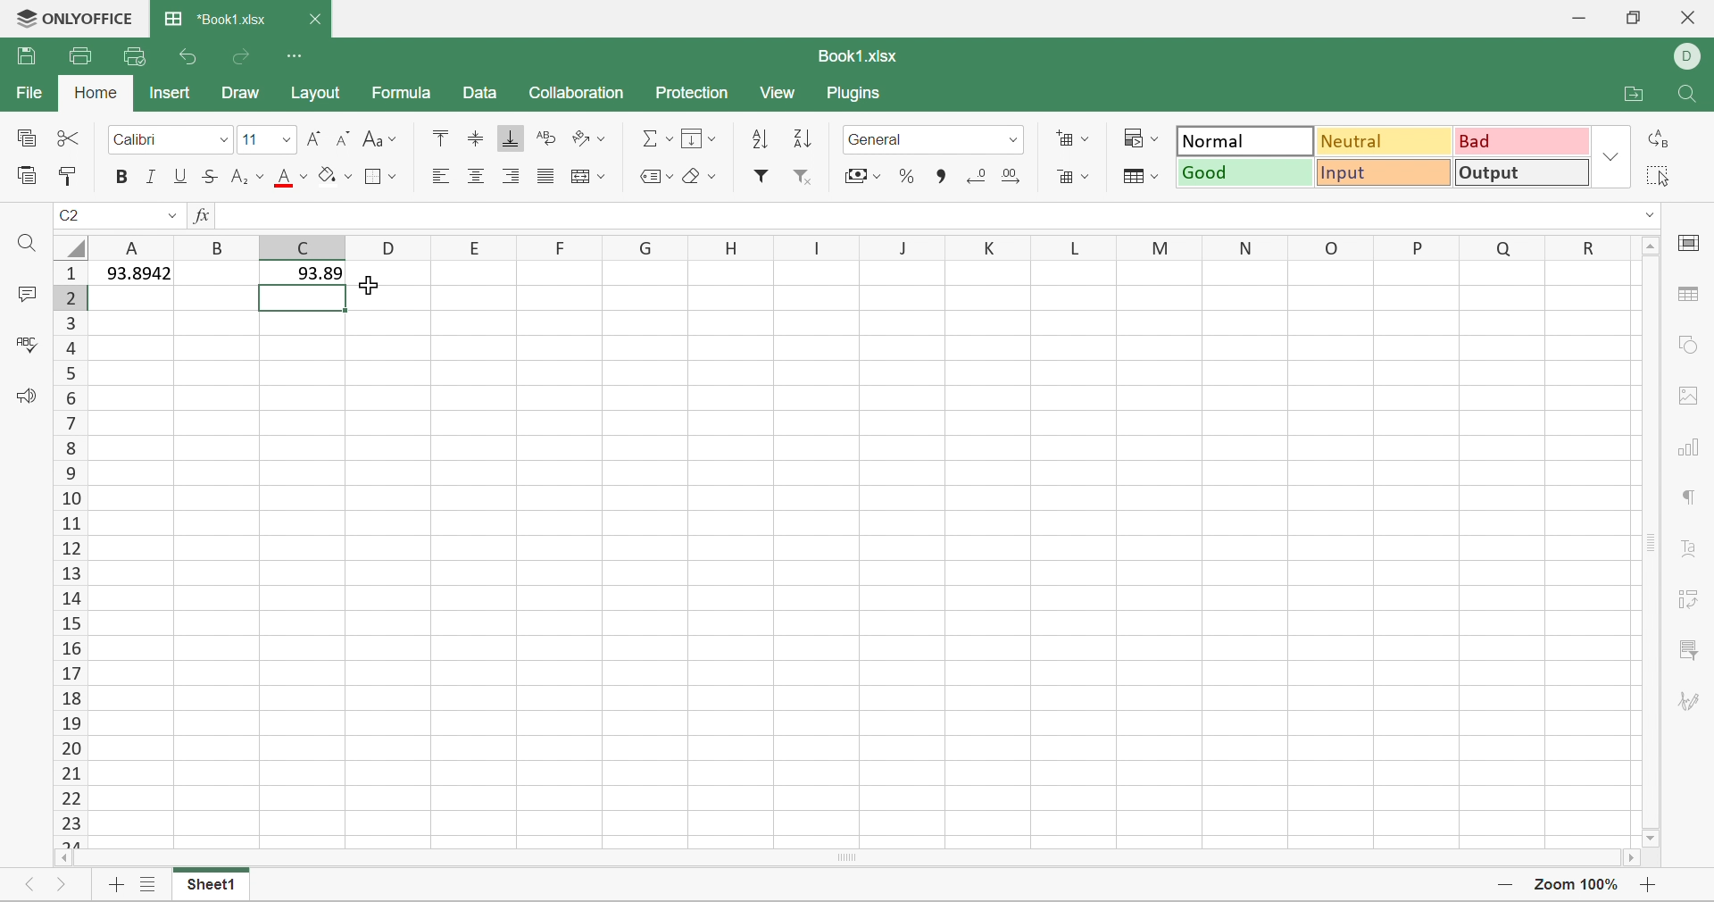  What do you see at coordinates (207, 887) in the screenshot?
I see `Sheet1` at bounding box center [207, 887].